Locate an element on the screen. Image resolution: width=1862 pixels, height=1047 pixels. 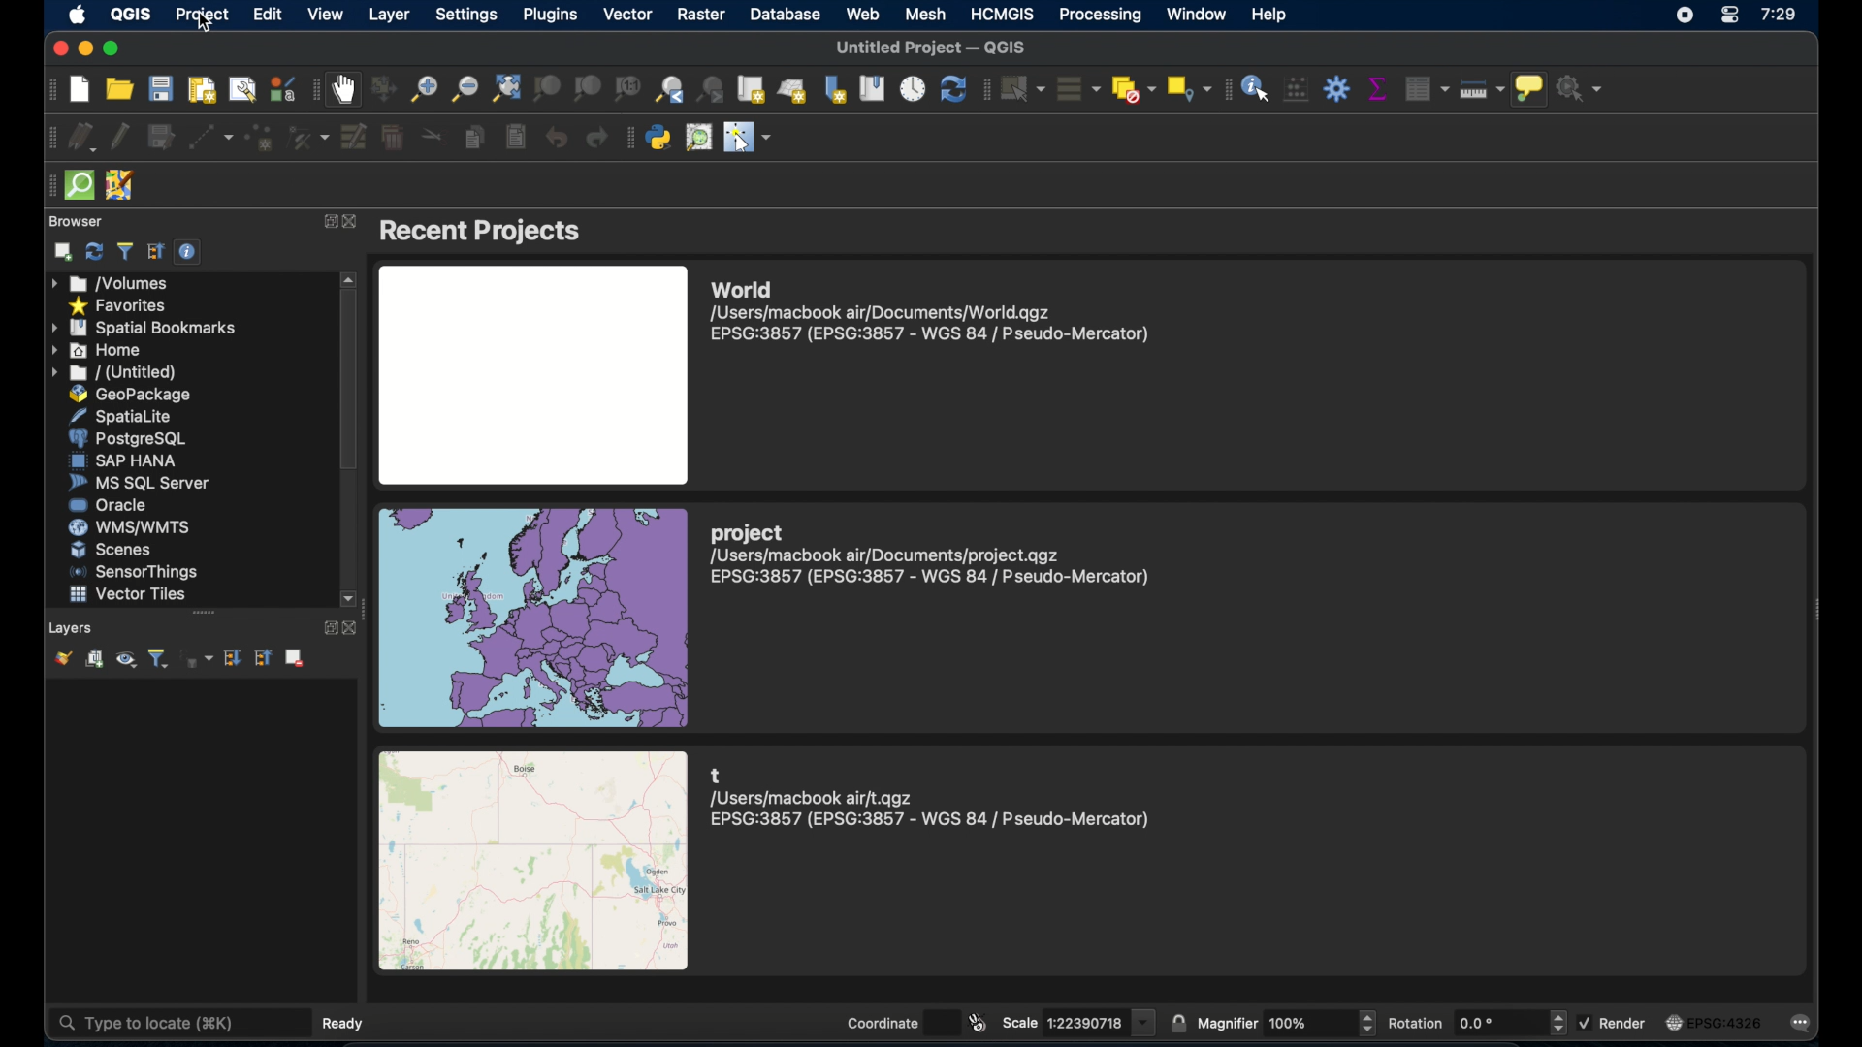
sensor things is located at coordinates (133, 573).